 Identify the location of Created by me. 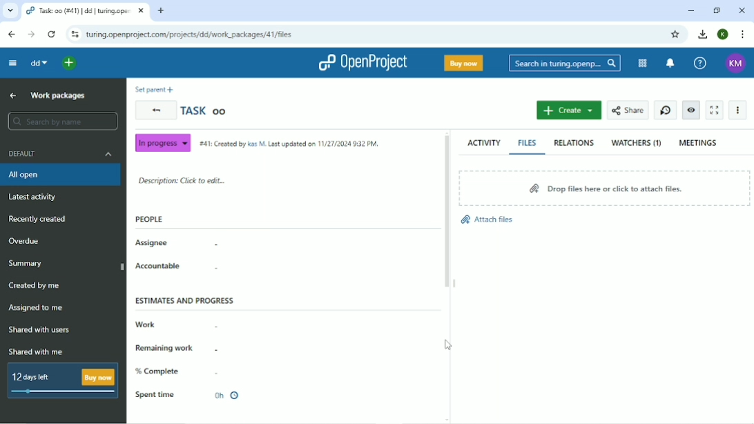
(37, 285).